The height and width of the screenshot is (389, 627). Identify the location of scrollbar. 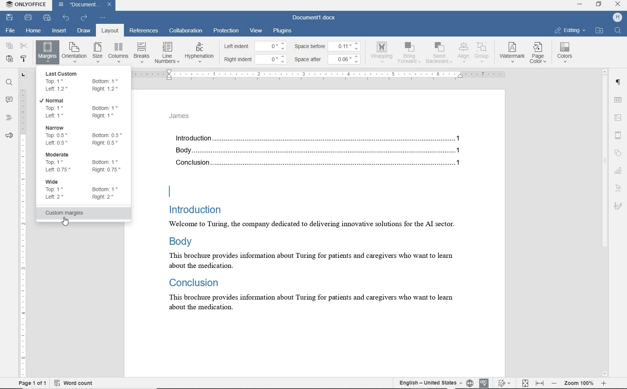
(605, 223).